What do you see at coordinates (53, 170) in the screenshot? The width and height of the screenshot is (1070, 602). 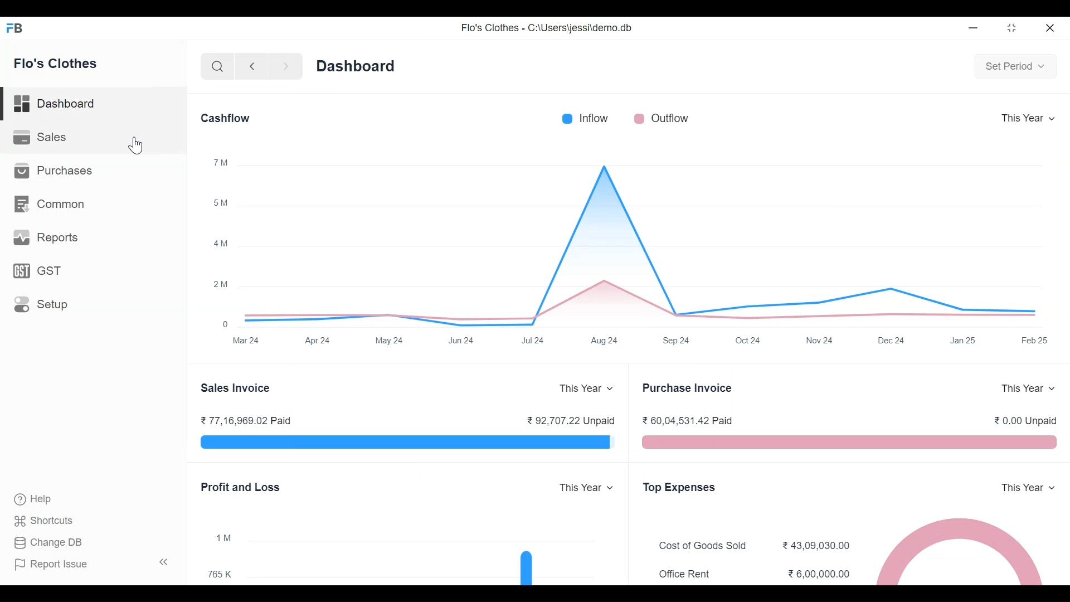 I see `Purchases` at bounding box center [53, 170].